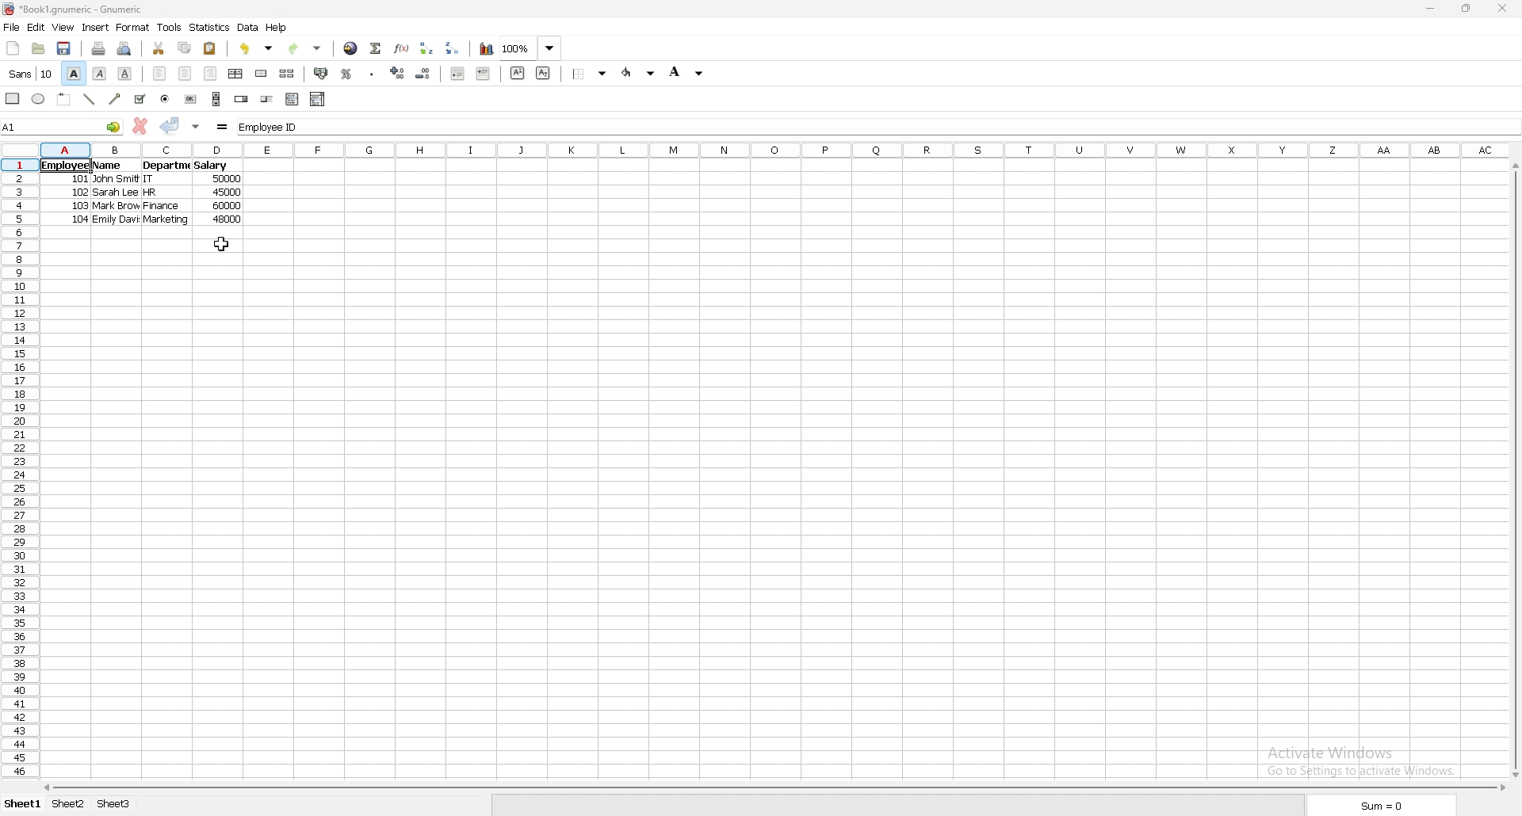 This screenshot has height=816, width=1522. I want to click on function, so click(402, 48).